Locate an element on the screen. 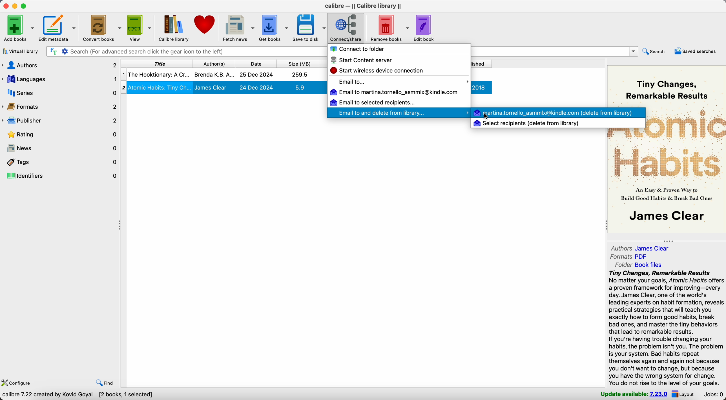 Image resolution: width=726 pixels, height=400 pixels. author(s) is located at coordinates (213, 63).